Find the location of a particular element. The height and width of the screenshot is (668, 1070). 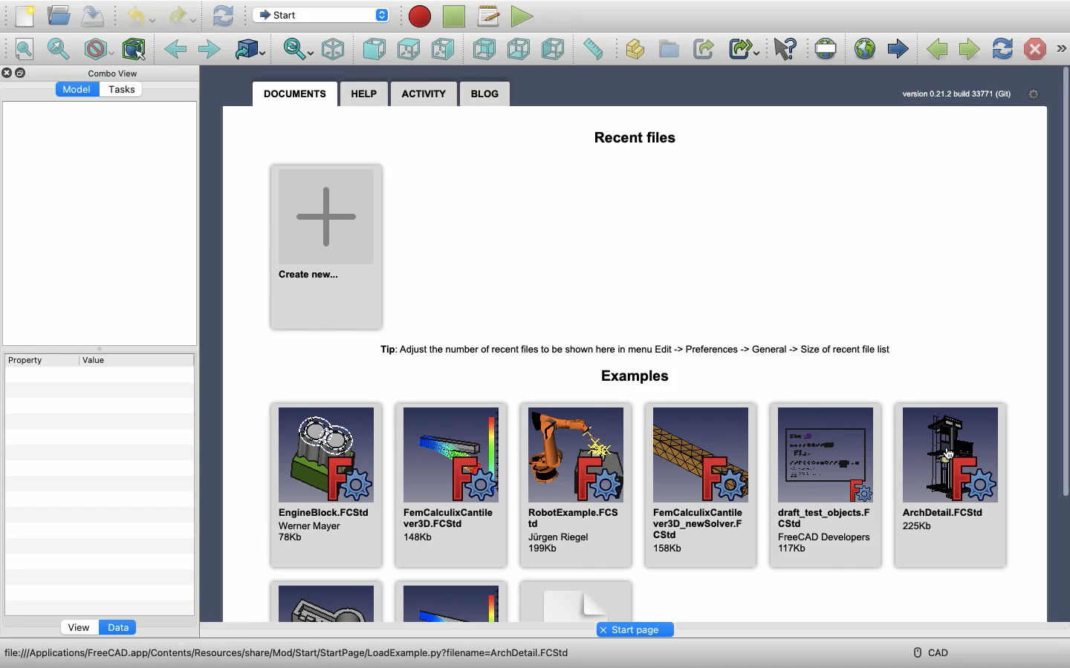

New is located at coordinates (26, 16).